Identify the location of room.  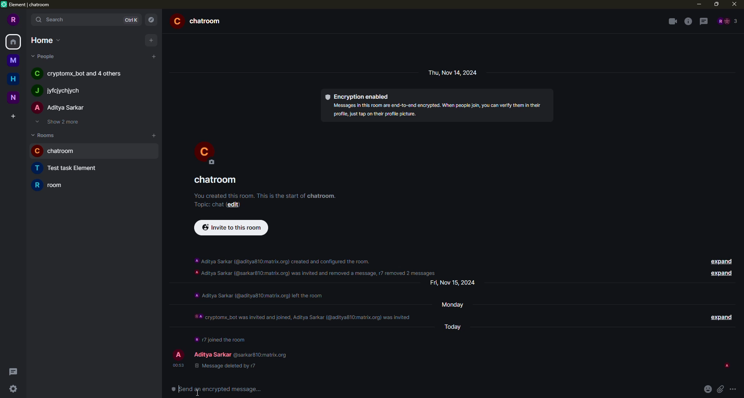
(58, 151).